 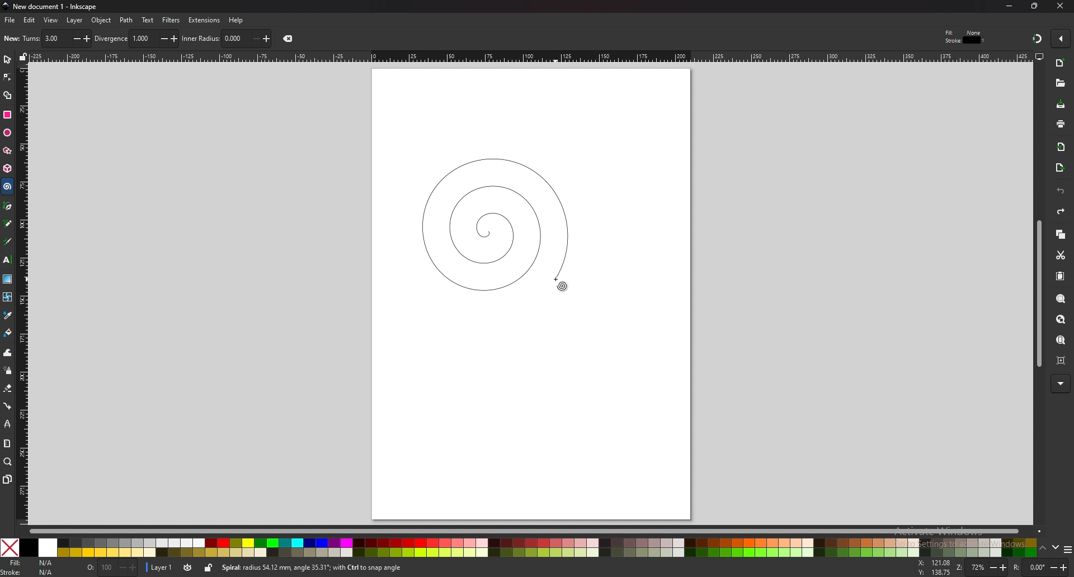 I want to click on cursor, so click(x=559, y=282).